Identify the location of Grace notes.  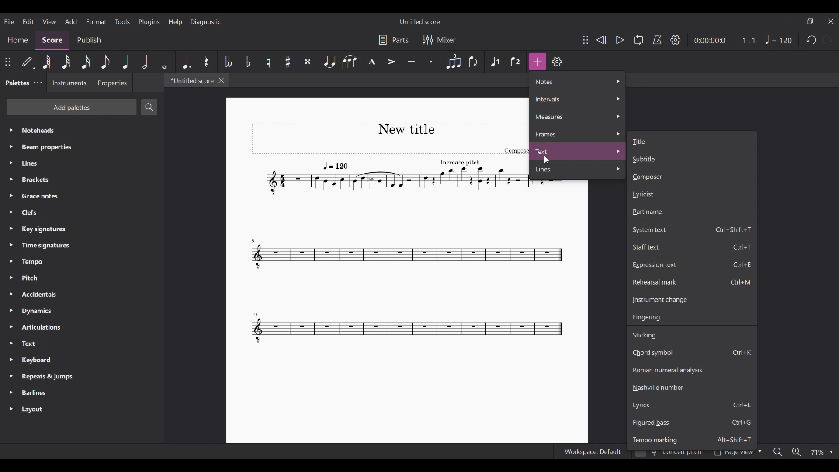
(81, 196).